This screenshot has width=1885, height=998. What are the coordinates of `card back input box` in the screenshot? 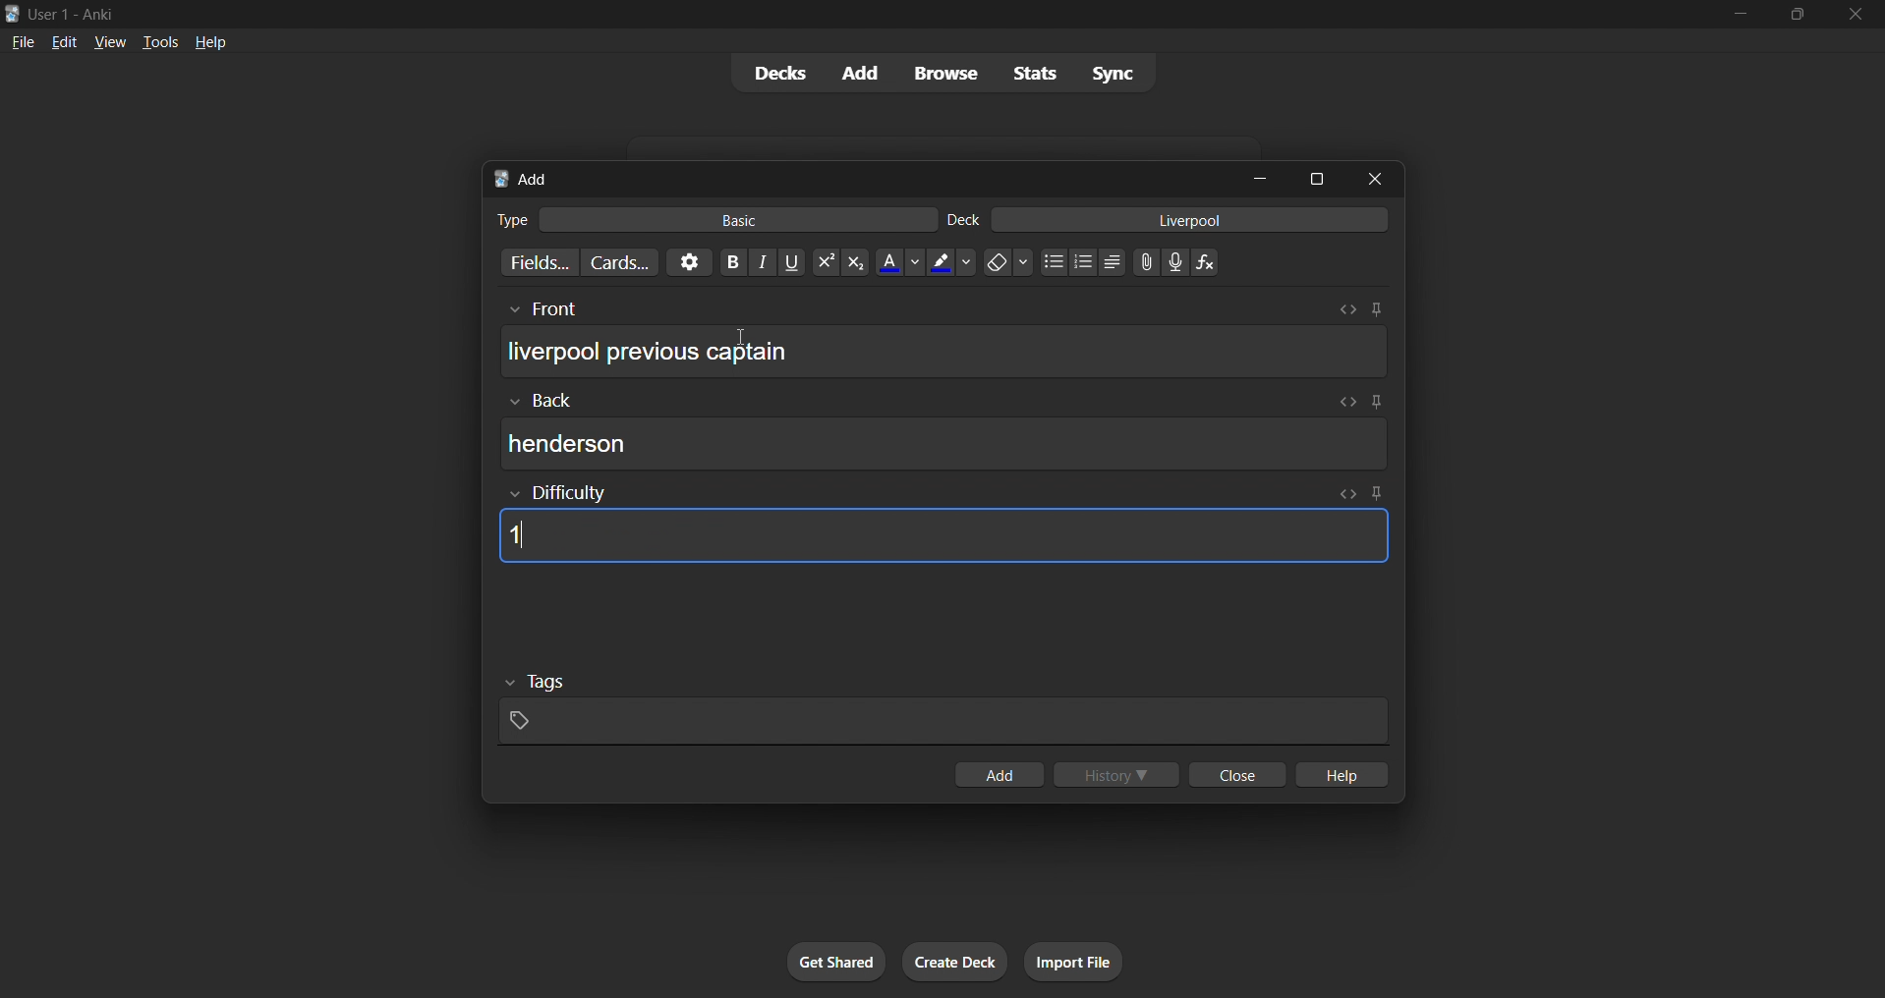 It's located at (949, 433).